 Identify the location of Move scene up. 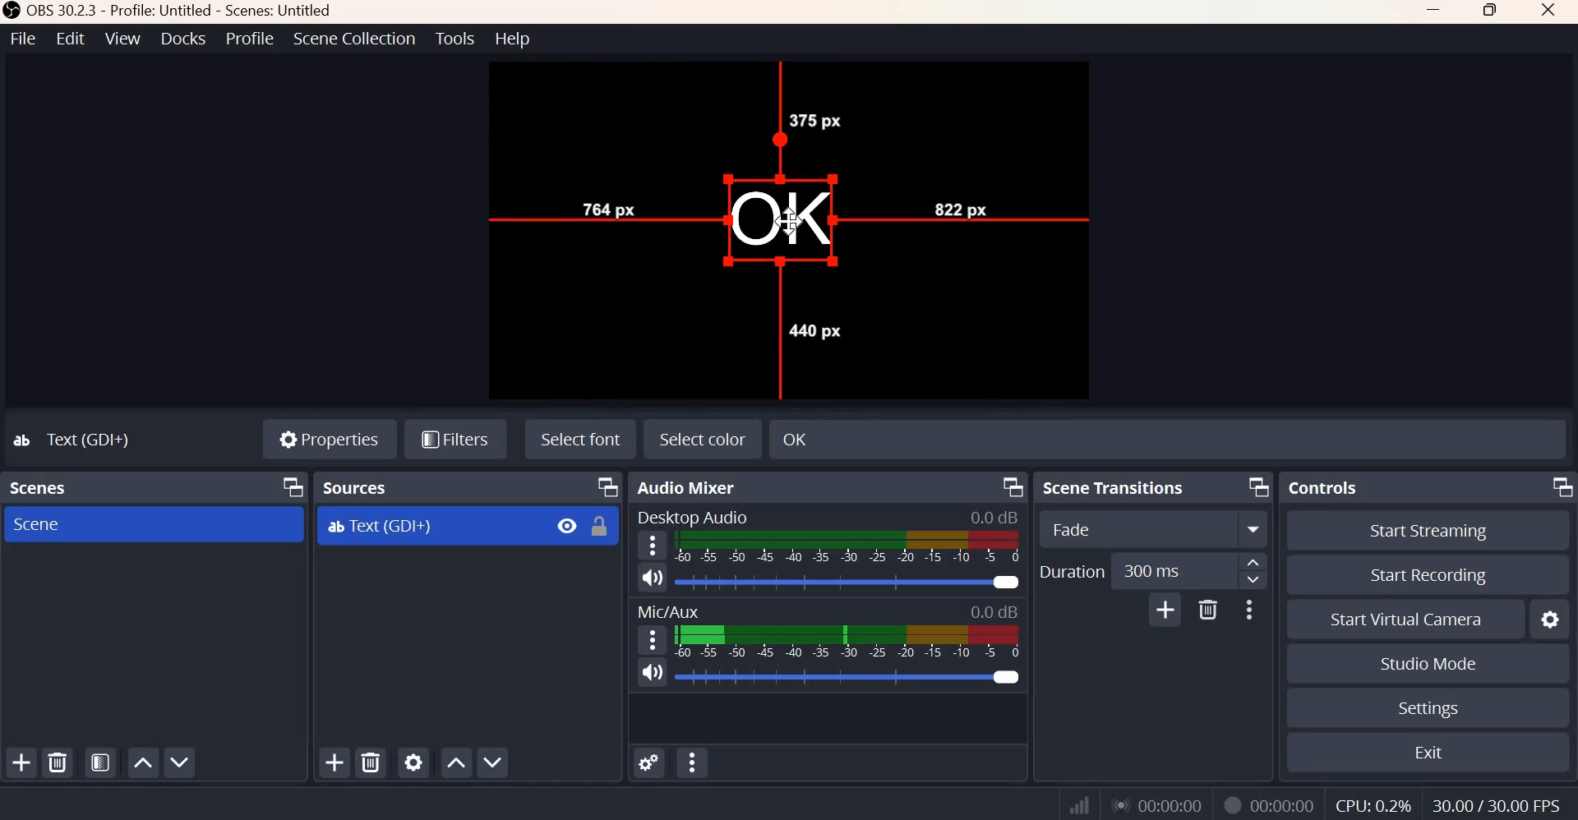
(141, 764).